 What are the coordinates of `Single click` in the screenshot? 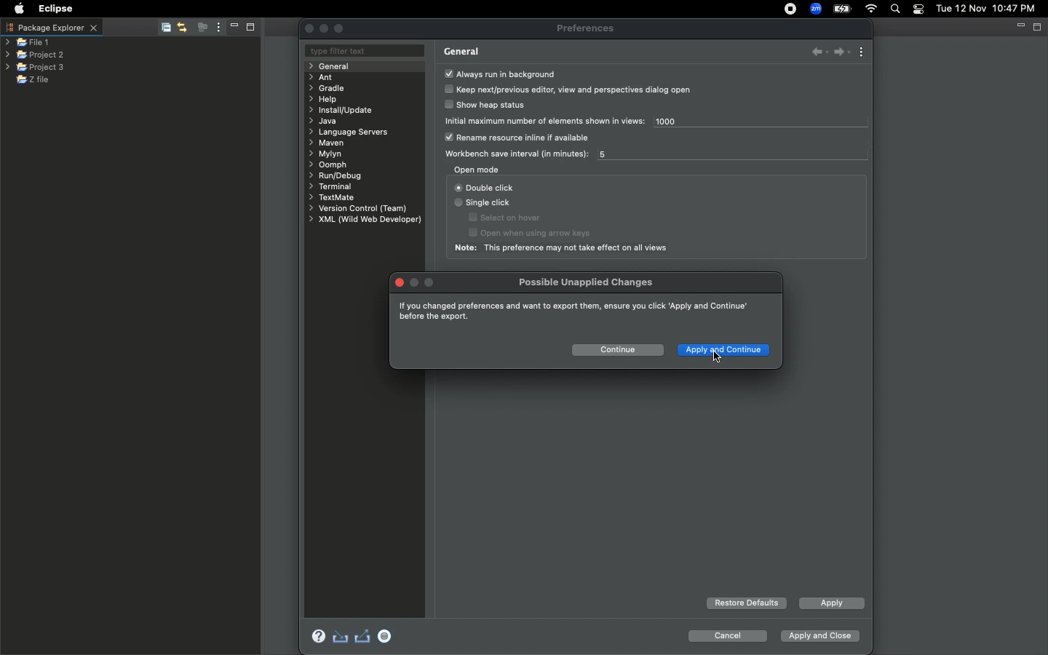 It's located at (484, 204).